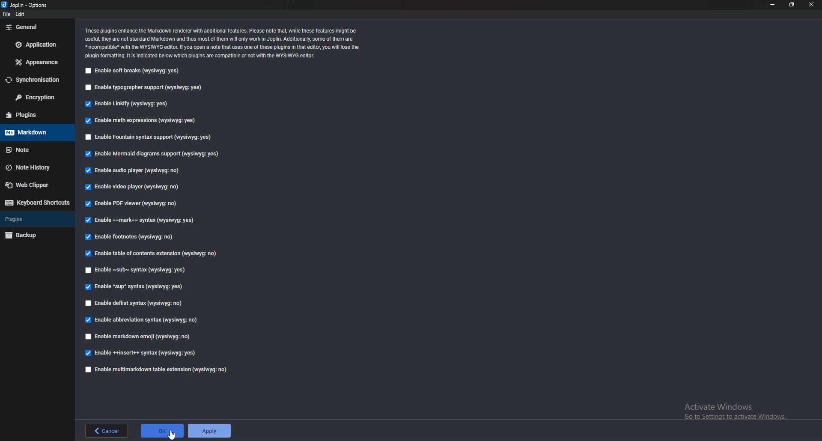  I want to click on Enable audio player (wysiwyg: no), so click(135, 170).